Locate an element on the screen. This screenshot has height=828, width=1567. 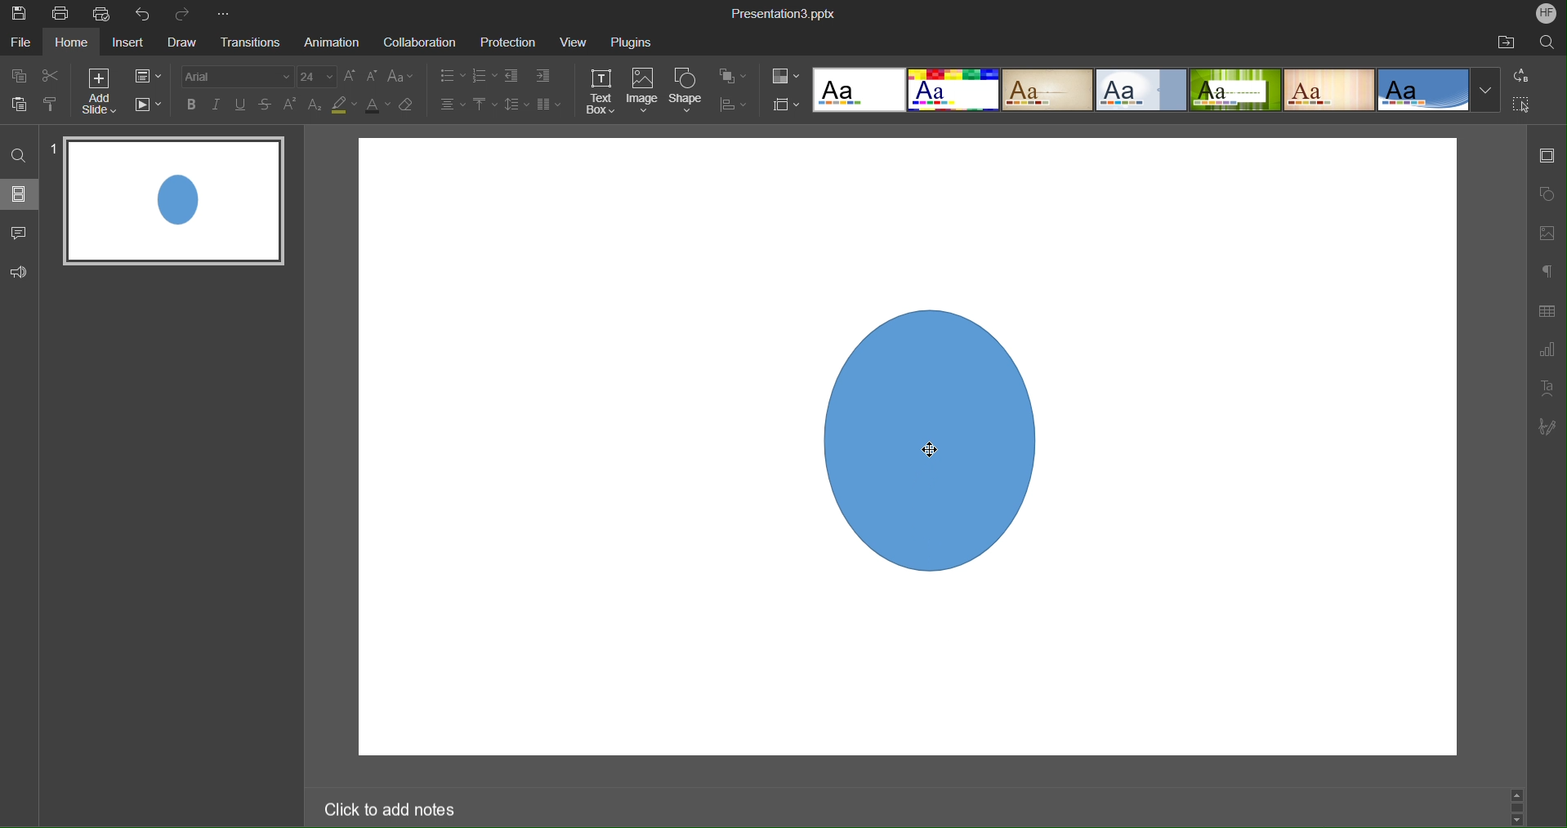
Redo is located at coordinates (185, 11).